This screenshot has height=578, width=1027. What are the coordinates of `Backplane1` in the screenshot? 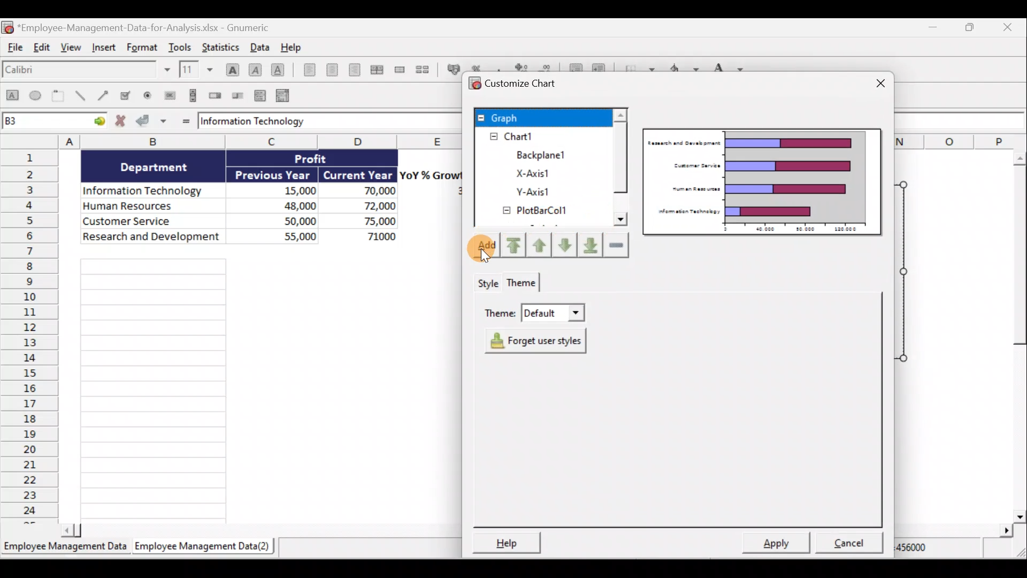 It's located at (538, 155).